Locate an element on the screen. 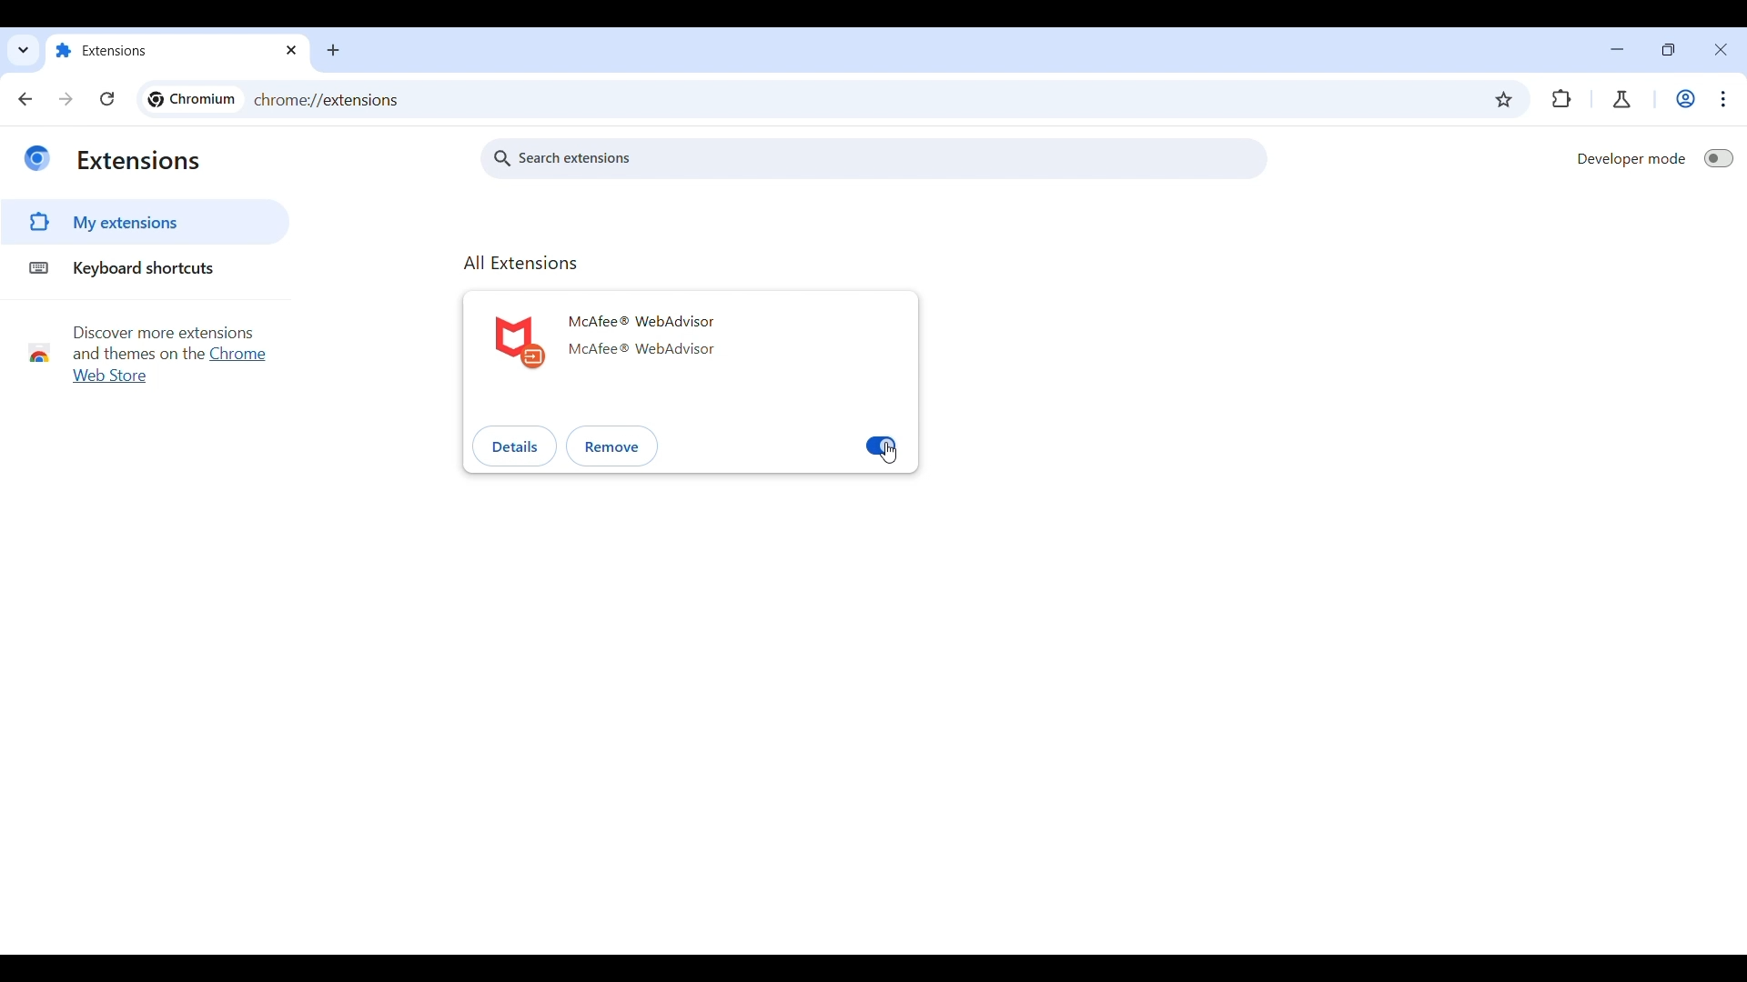 The image size is (1747, 982). Search extensions is located at coordinates (874, 158).